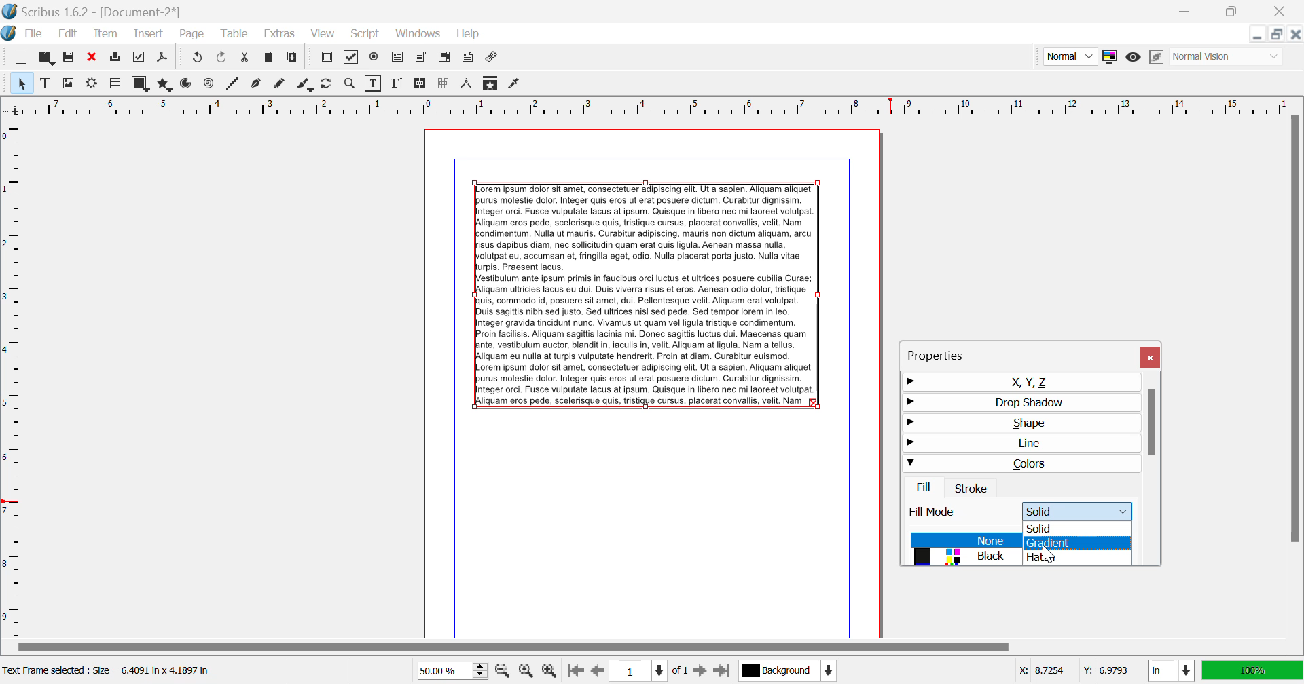 The width and height of the screenshot is (1304, 684). Describe the element at coordinates (1018, 402) in the screenshot. I see `Drop Shadow` at that location.